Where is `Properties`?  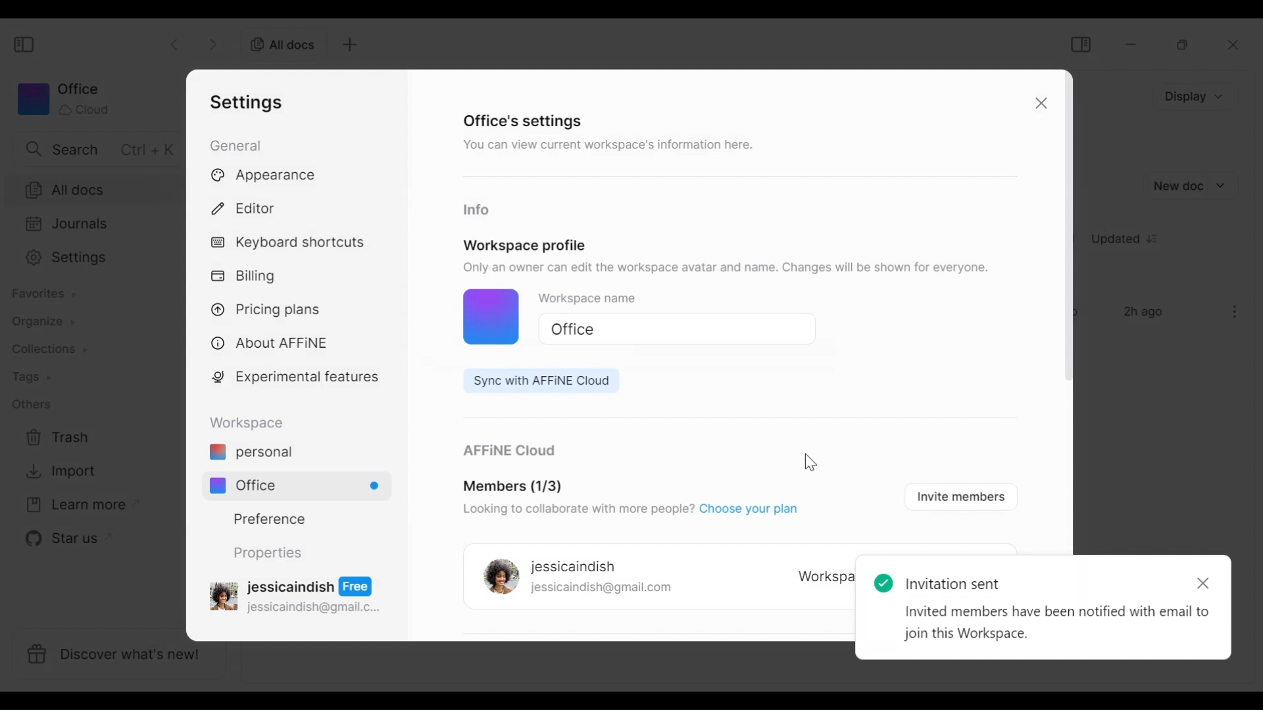 Properties is located at coordinates (266, 553).